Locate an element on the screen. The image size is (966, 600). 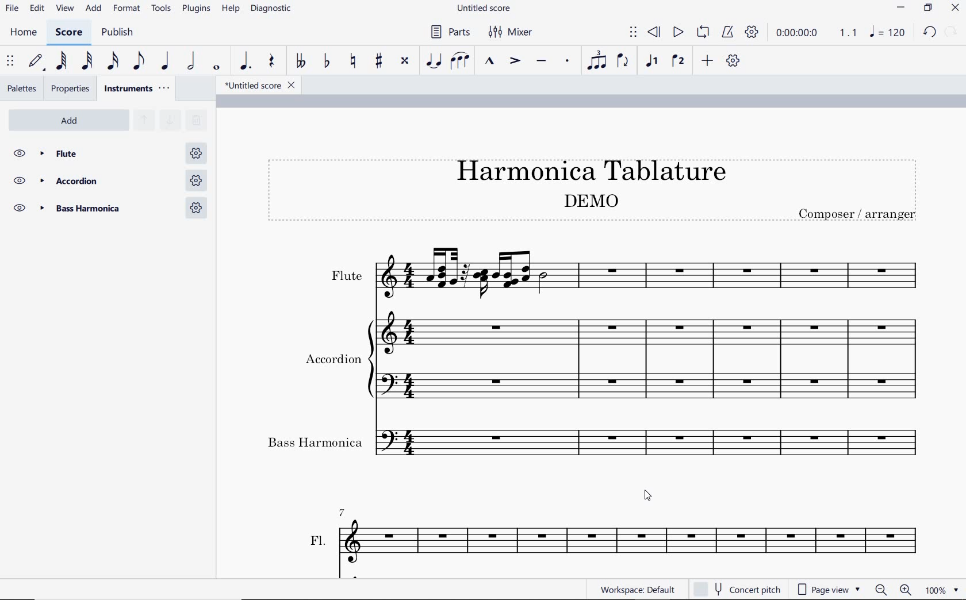
MINIMIZE is located at coordinates (902, 7).